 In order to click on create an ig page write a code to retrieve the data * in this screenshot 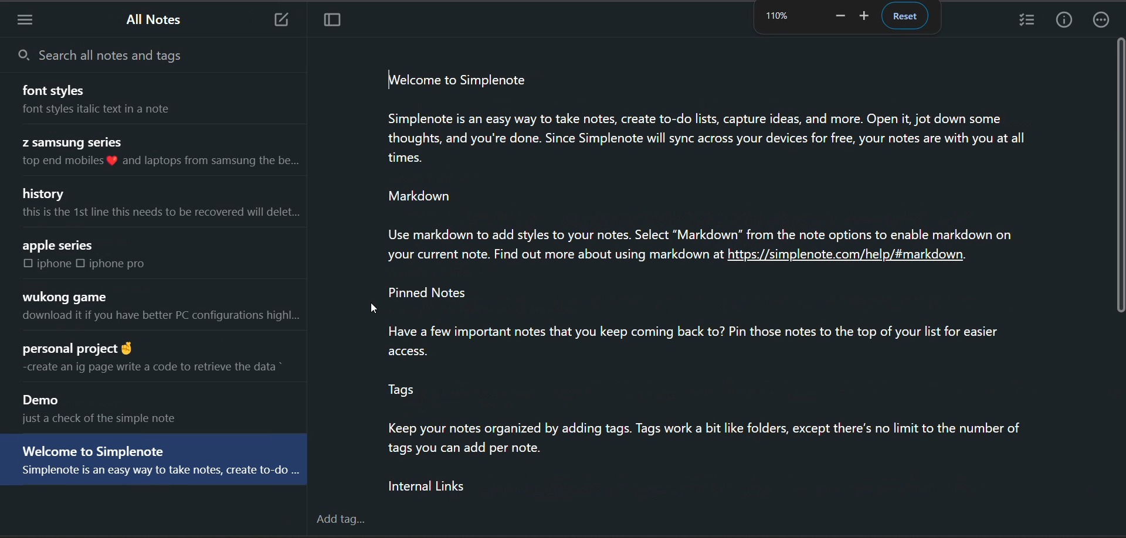, I will do `click(159, 372)`.